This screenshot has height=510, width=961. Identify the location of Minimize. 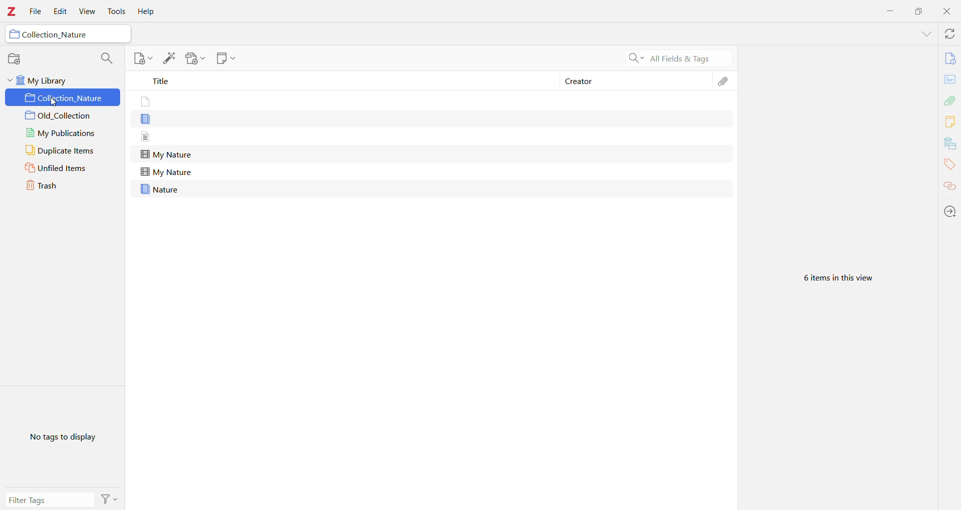
(891, 10).